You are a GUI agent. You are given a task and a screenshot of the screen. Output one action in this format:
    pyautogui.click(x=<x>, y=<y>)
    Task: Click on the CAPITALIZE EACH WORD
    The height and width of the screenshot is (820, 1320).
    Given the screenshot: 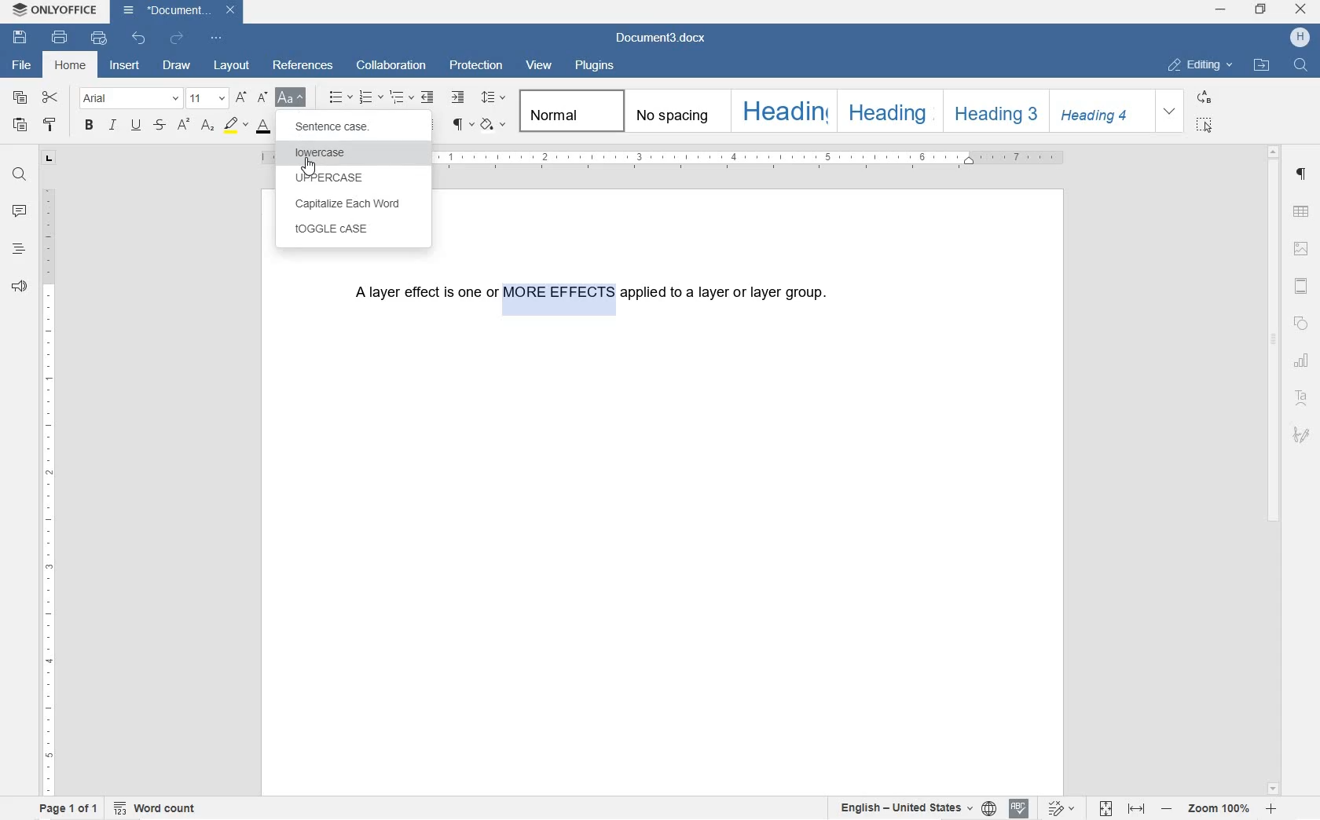 What is the action you would take?
    pyautogui.click(x=355, y=204)
    